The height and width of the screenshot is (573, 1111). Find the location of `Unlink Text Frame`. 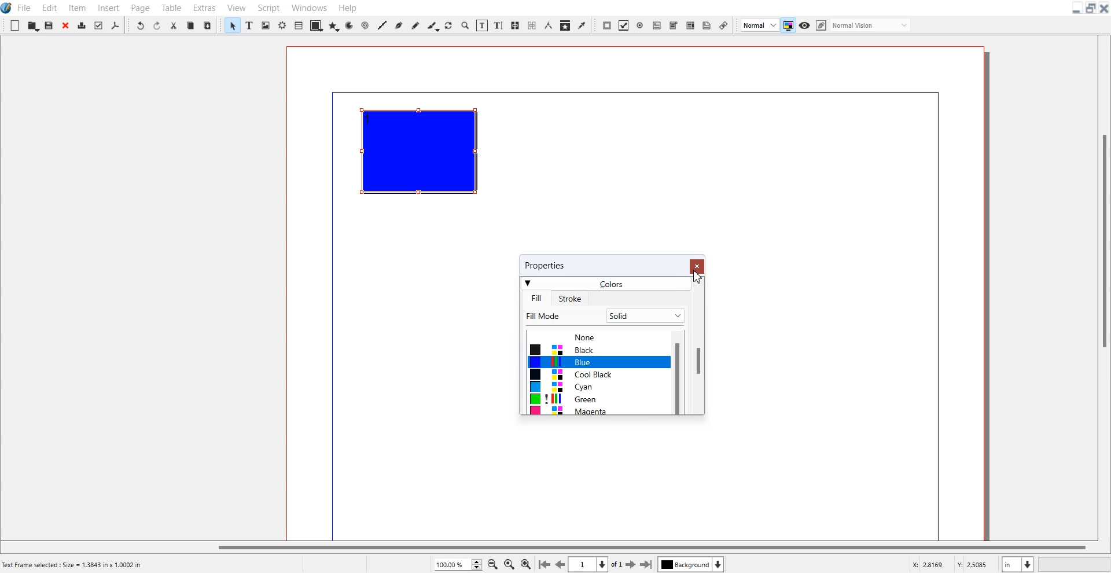

Unlink Text Frame is located at coordinates (531, 25).